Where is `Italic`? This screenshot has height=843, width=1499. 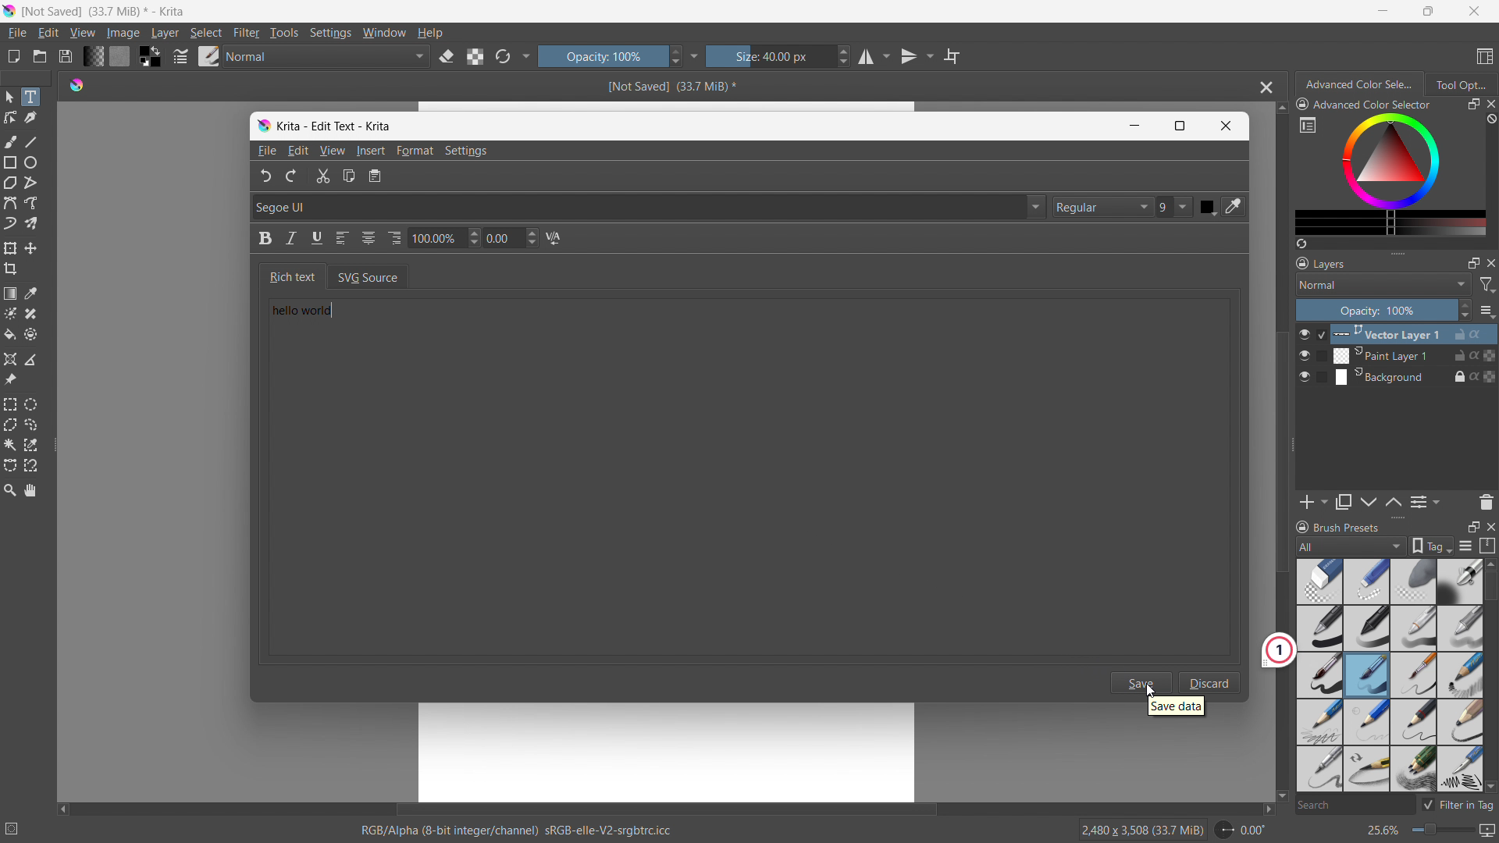 Italic is located at coordinates (291, 239).